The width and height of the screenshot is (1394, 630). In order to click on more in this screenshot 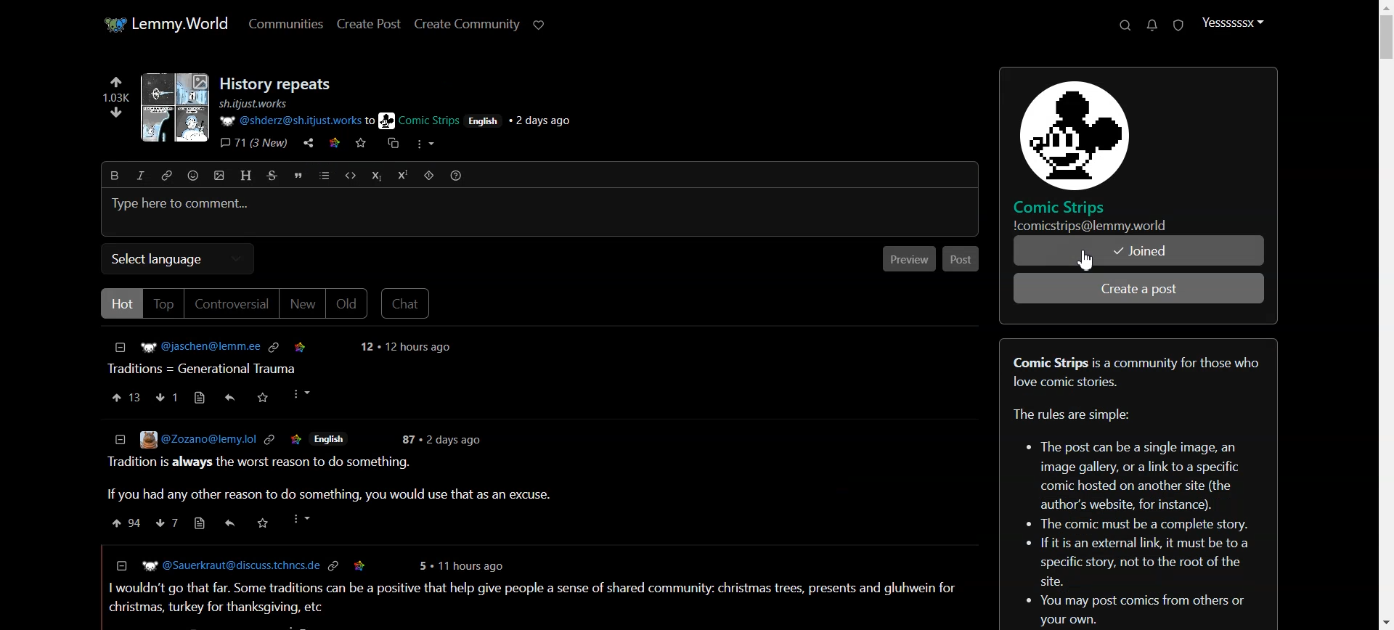, I will do `click(298, 519)`.